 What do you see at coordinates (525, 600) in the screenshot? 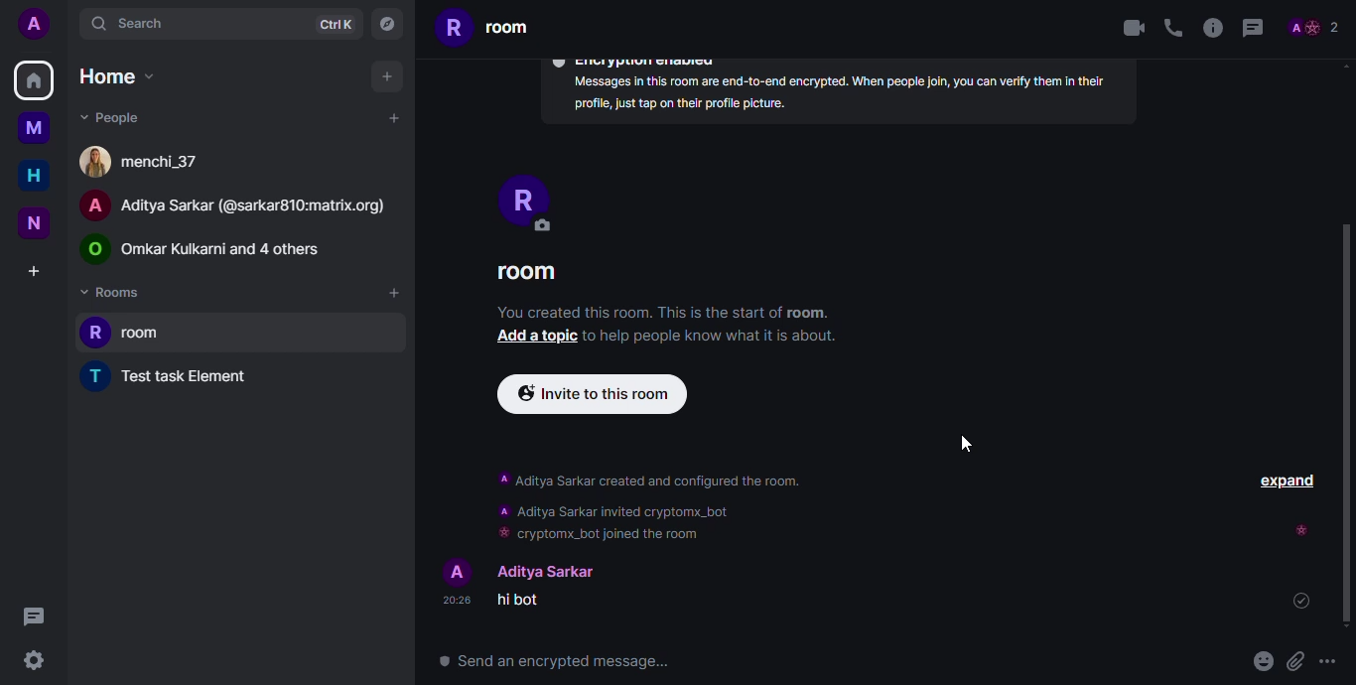
I see `hi bot` at bounding box center [525, 600].